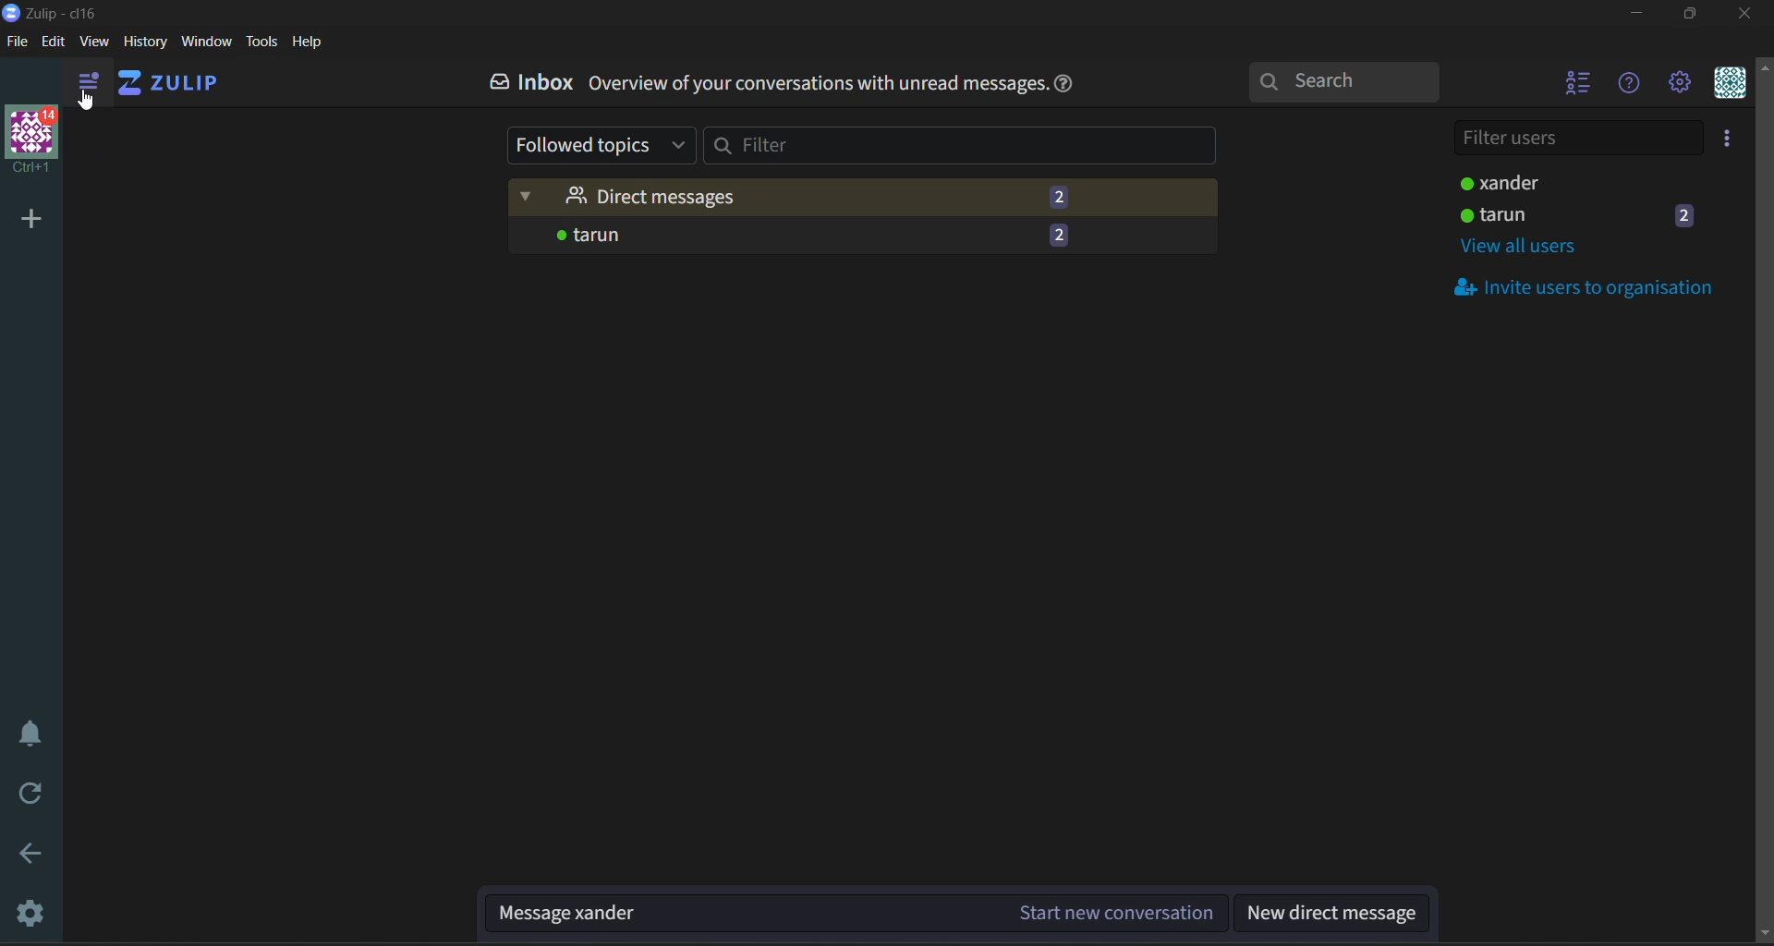 The width and height of the screenshot is (1774, 946). I want to click on filter, so click(966, 148).